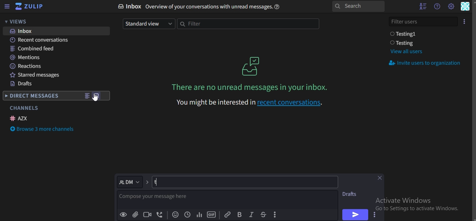  What do you see at coordinates (44, 41) in the screenshot?
I see `recent conversations` at bounding box center [44, 41].